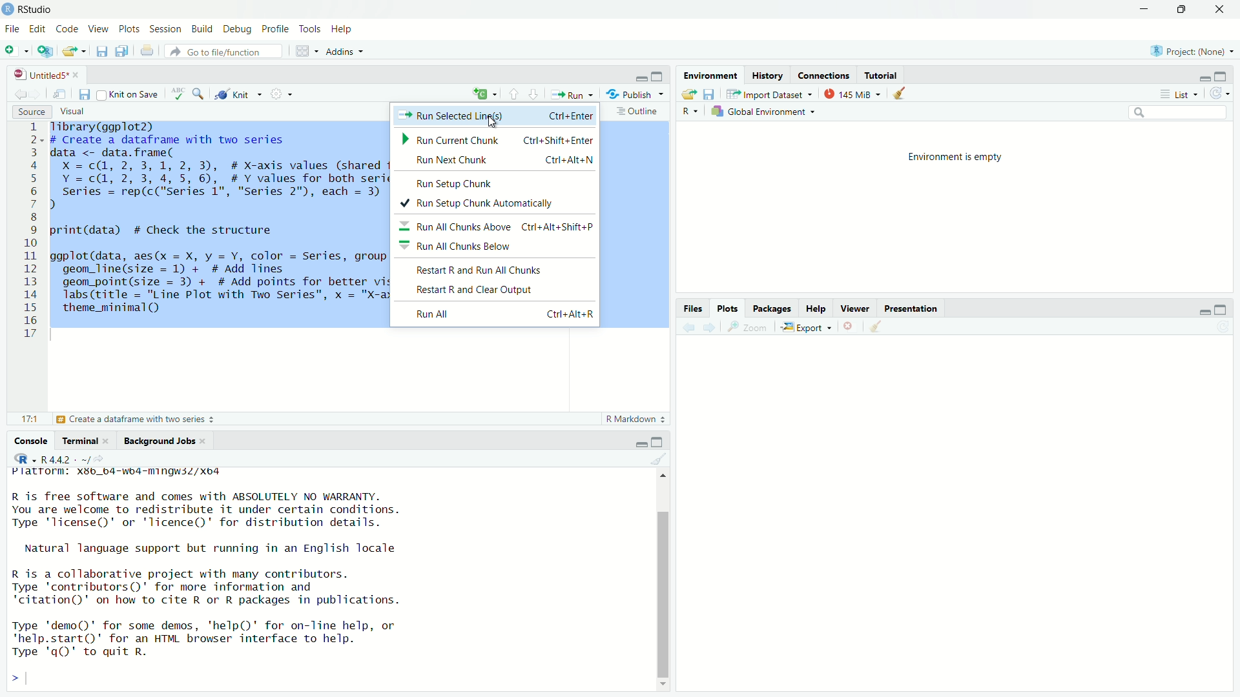 The image size is (1240, 697). I want to click on Plots, so click(132, 31).